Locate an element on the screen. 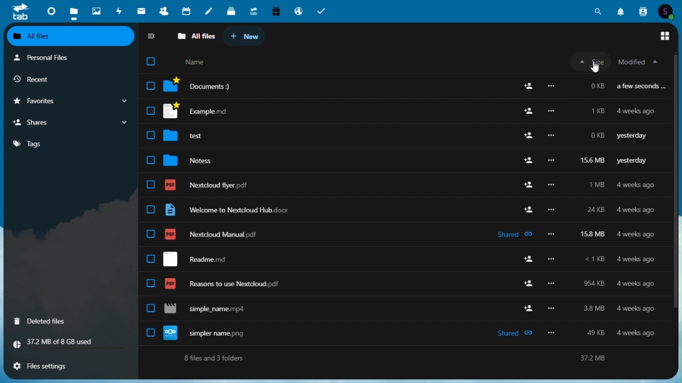 The image size is (682, 383). files is located at coordinates (74, 12).